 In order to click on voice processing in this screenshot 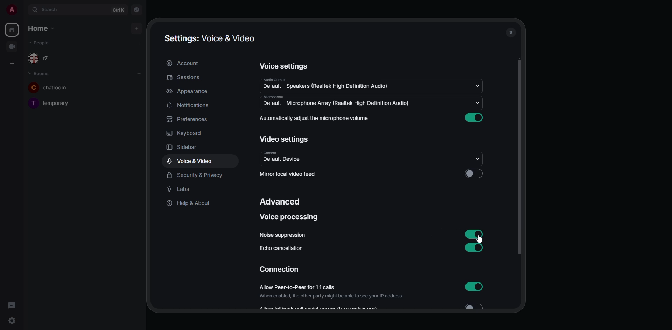, I will do `click(290, 218)`.